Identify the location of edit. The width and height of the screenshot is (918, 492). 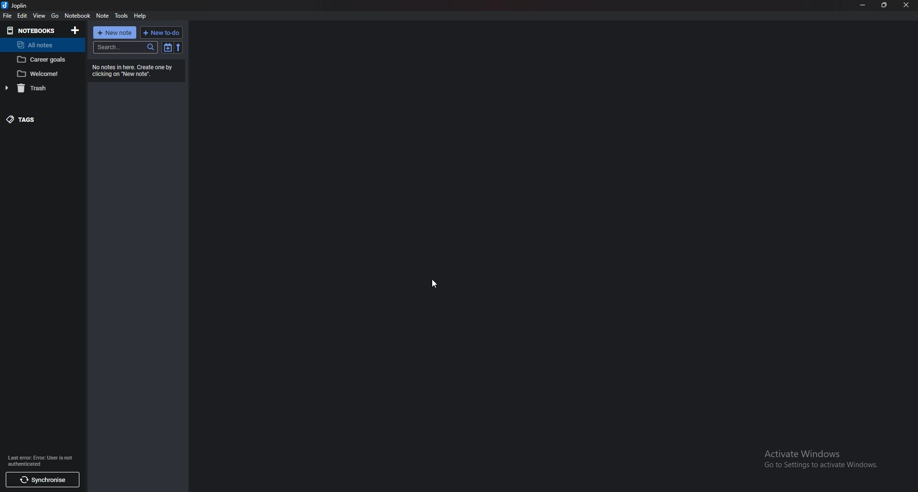
(22, 15).